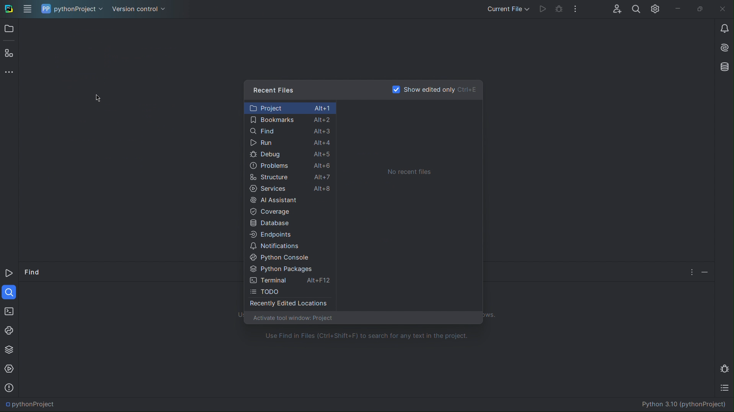 The width and height of the screenshot is (734, 412). Describe the element at coordinates (290, 211) in the screenshot. I see `Coverage` at that location.